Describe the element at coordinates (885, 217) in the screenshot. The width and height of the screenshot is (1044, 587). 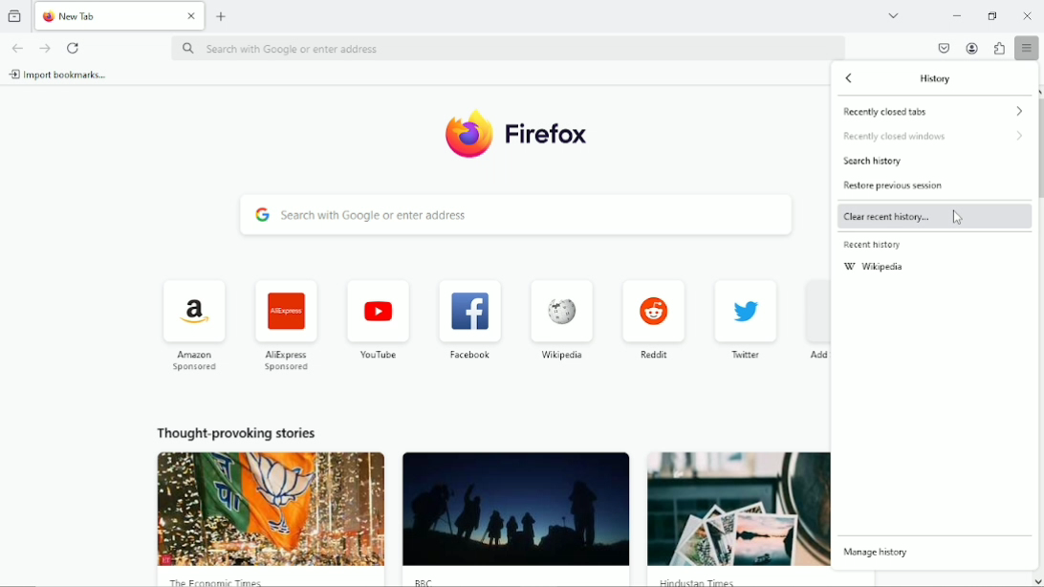
I see `Clear recent history...` at that location.